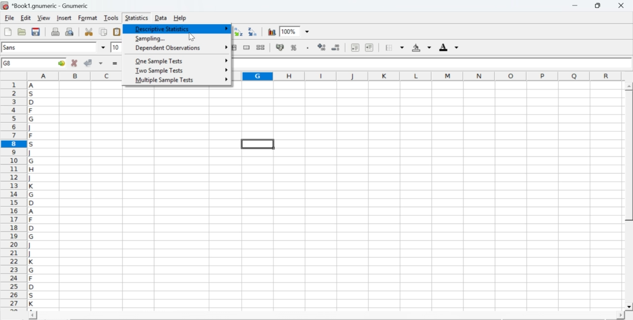 The width and height of the screenshot is (633, 320). I want to click on insert hyperlink, so click(197, 32).